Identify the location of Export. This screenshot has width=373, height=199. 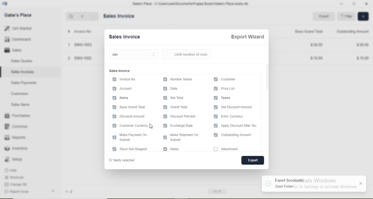
(325, 17).